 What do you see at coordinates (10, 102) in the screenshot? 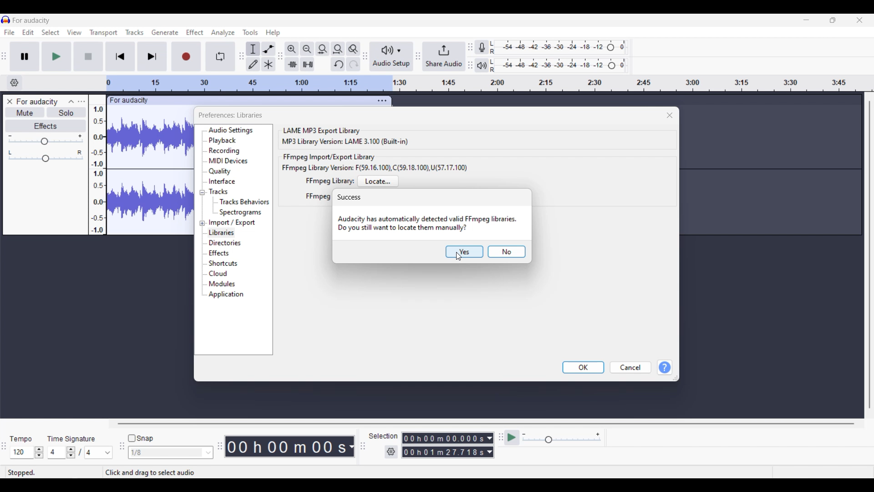
I see `Close track` at bounding box center [10, 102].